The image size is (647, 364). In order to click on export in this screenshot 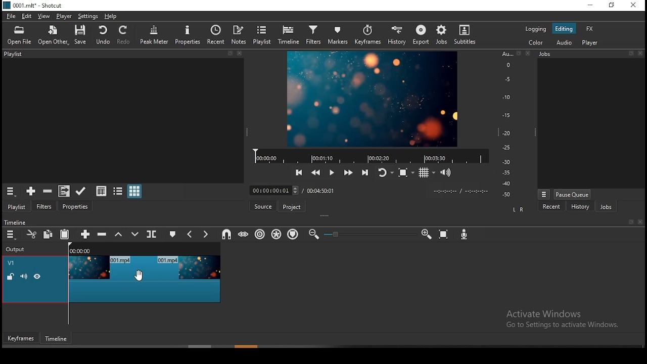, I will do `click(421, 35)`.